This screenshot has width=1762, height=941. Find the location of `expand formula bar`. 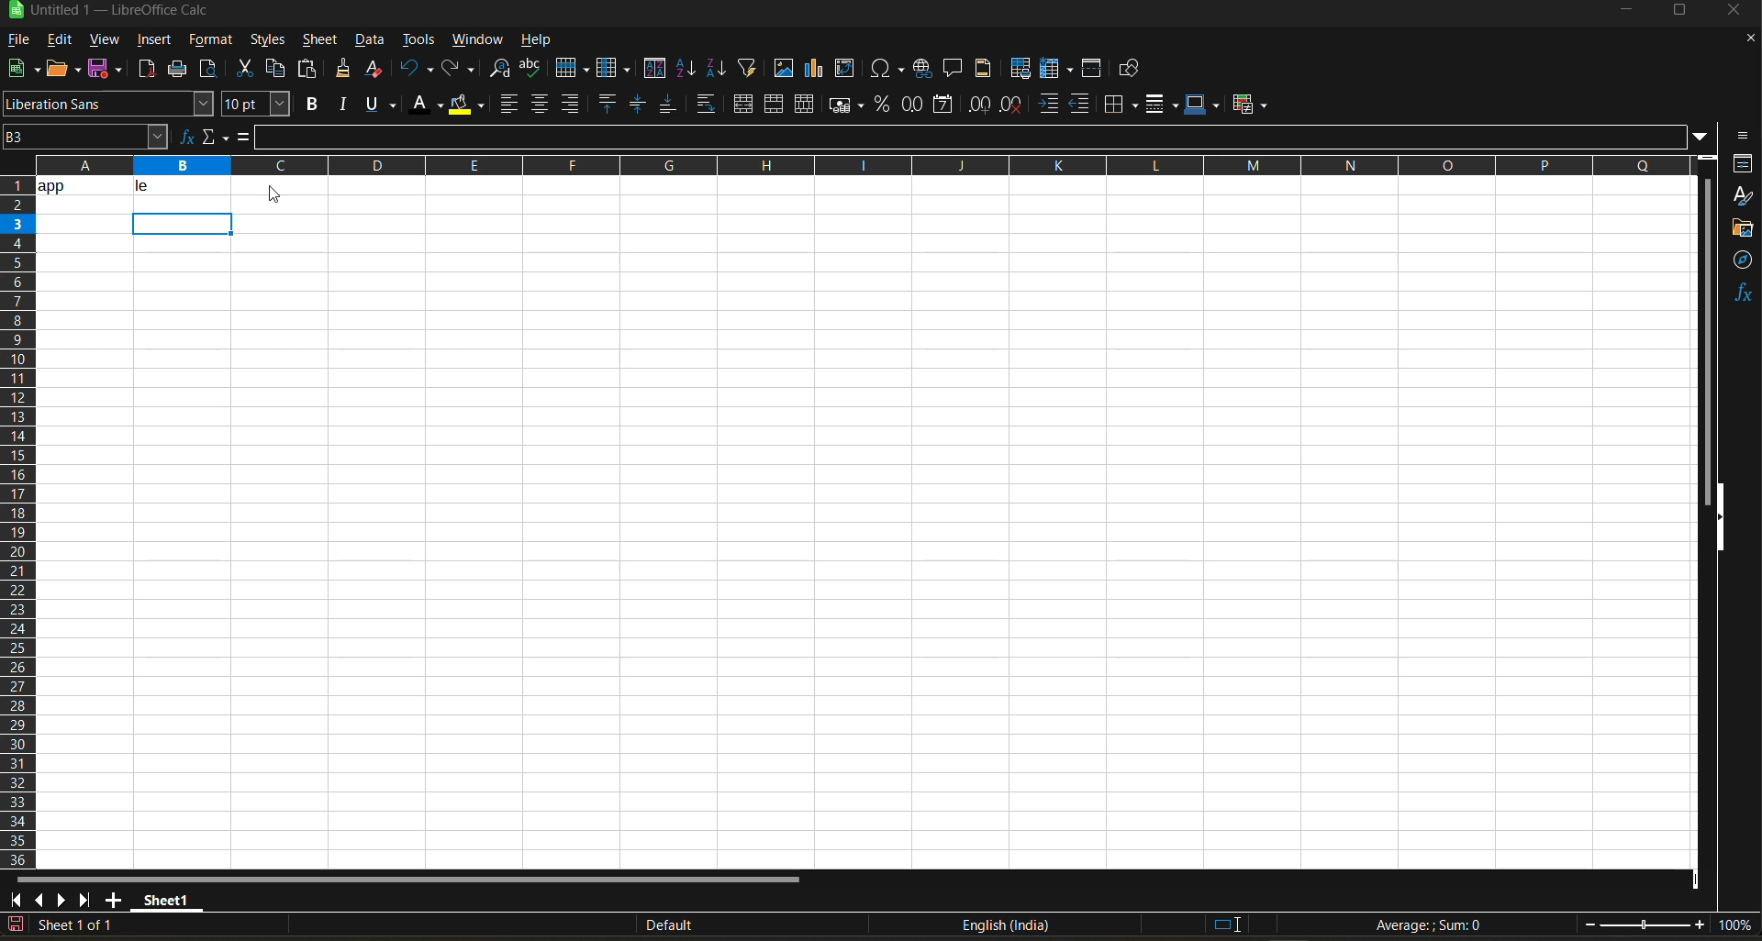

expand formula bar is located at coordinates (1701, 135).